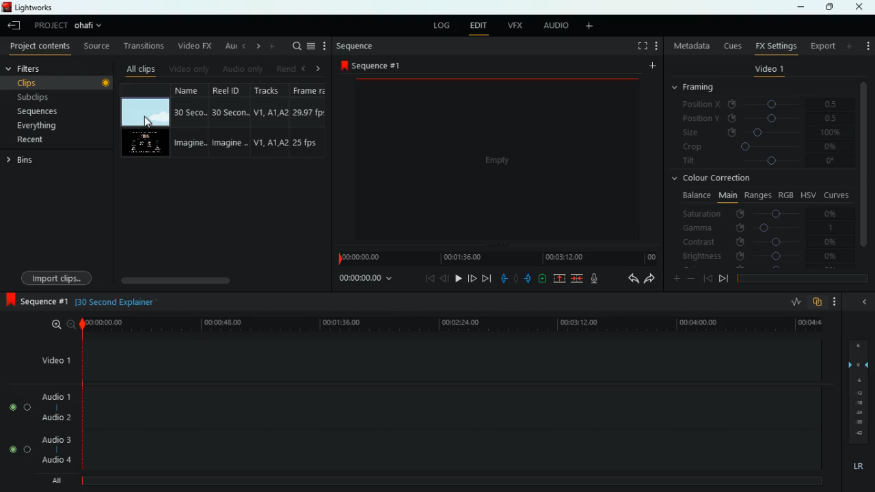 The image size is (875, 492). What do you see at coordinates (147, 124) in the screenshot?
I see `cursor` at bounding box center [147, 124].